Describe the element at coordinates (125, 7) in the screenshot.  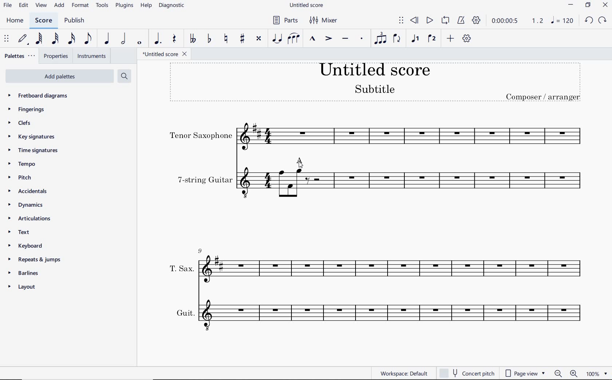
I see `PLUGINS` at that location.